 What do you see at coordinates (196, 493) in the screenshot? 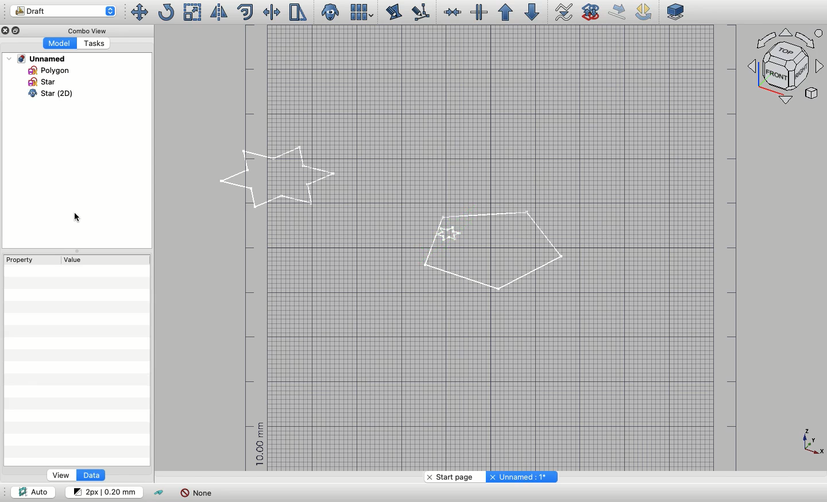
I see `None` at bounding box center [196, 493].